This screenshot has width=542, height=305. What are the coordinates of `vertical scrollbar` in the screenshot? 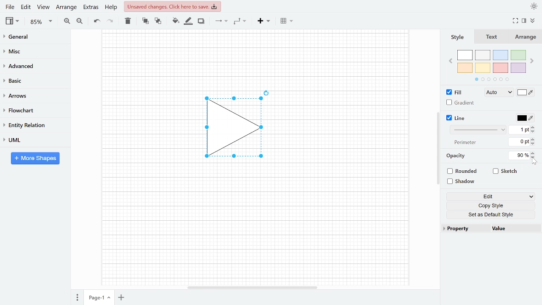 It's located at (438, 148).